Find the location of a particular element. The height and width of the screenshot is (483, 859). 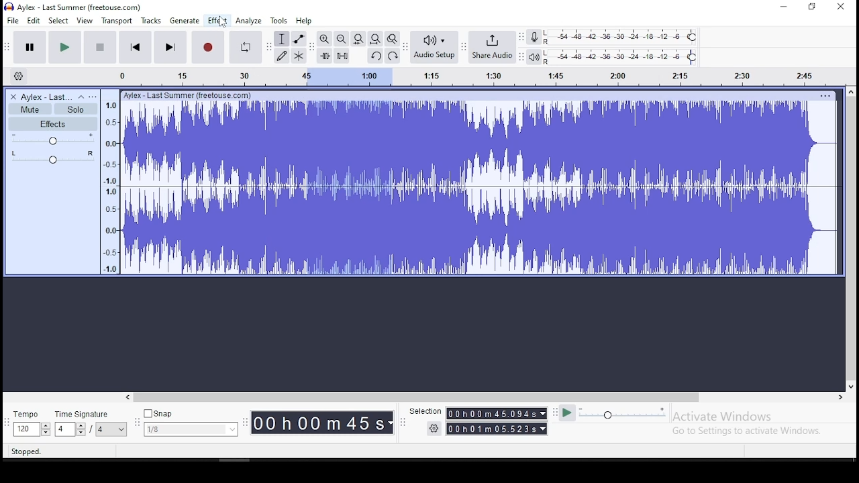

00h00m55.989s is located at coordinates (497, 413).